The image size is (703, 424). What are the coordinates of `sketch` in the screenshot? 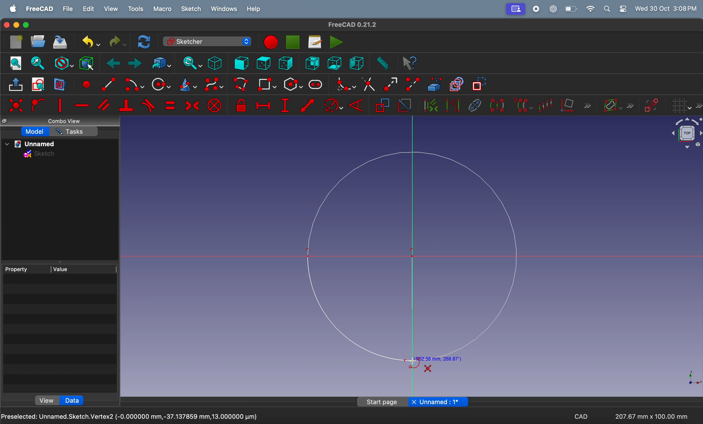 It's located at (191, 9).